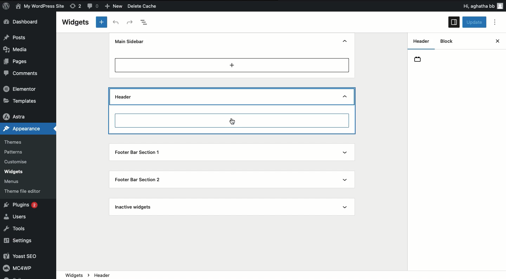 The height and width of the screenshot is (279, 506). What do you see at coordinates (20, 49) in the screenshot?
I see ` Media` at bounding box center [20, 49].